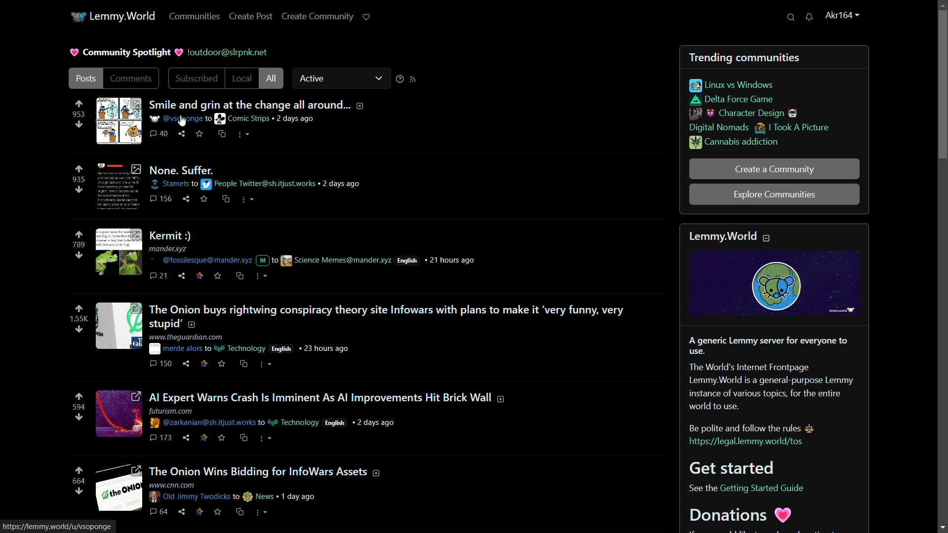 The image size is (948, 533). What do you see at coordinates (201, 134) in the screenshot?
I see `svae` at bounding box center [201, 134].